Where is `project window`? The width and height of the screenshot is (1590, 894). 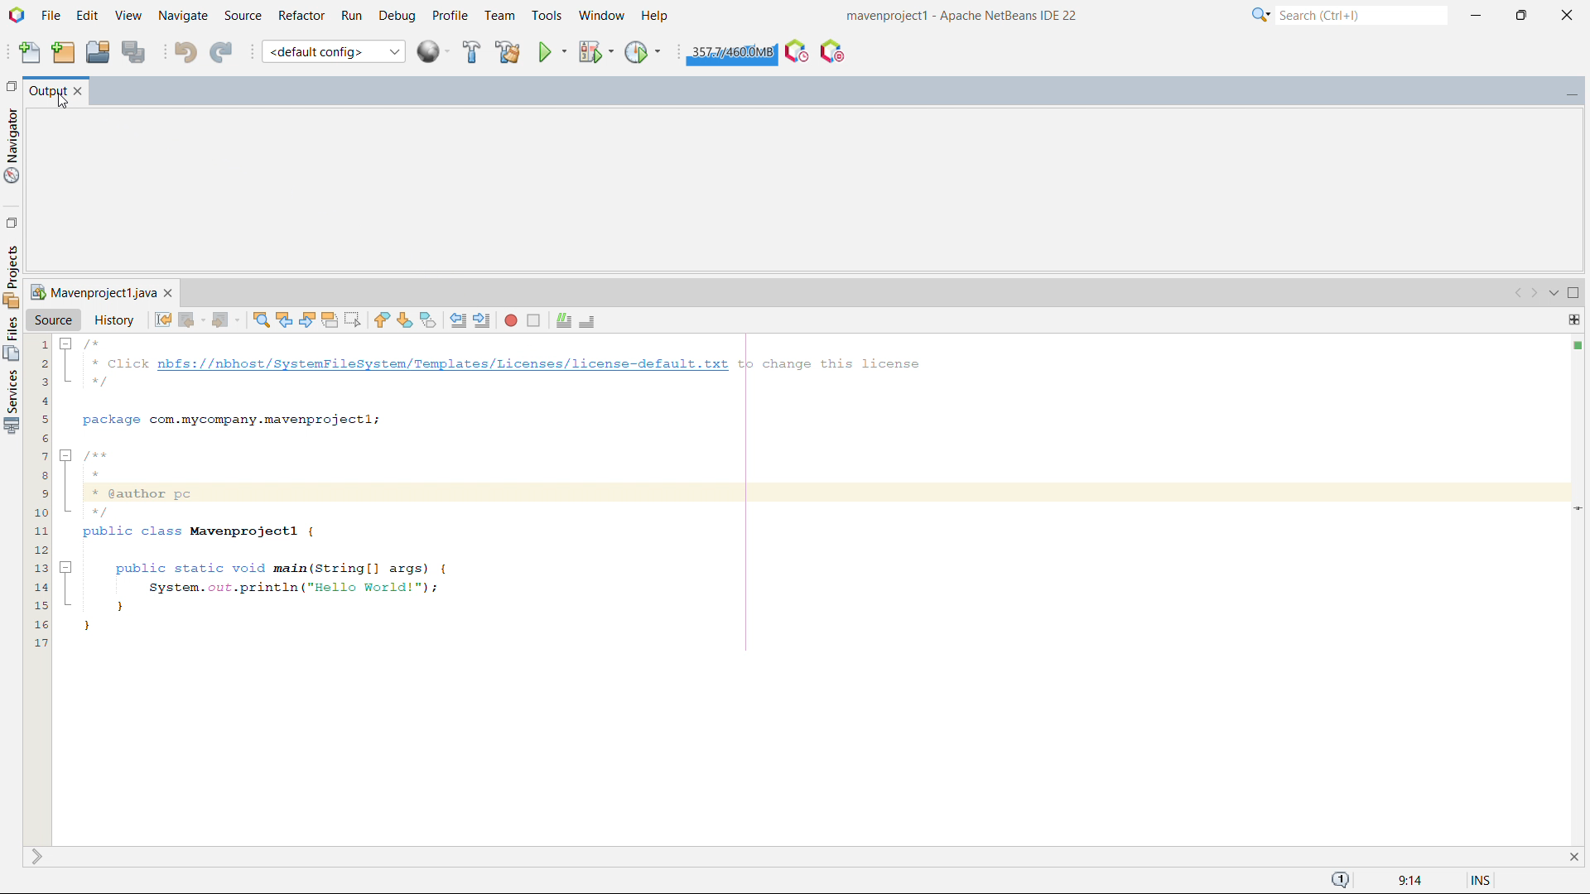
project window is located at coordinates (91, 292).